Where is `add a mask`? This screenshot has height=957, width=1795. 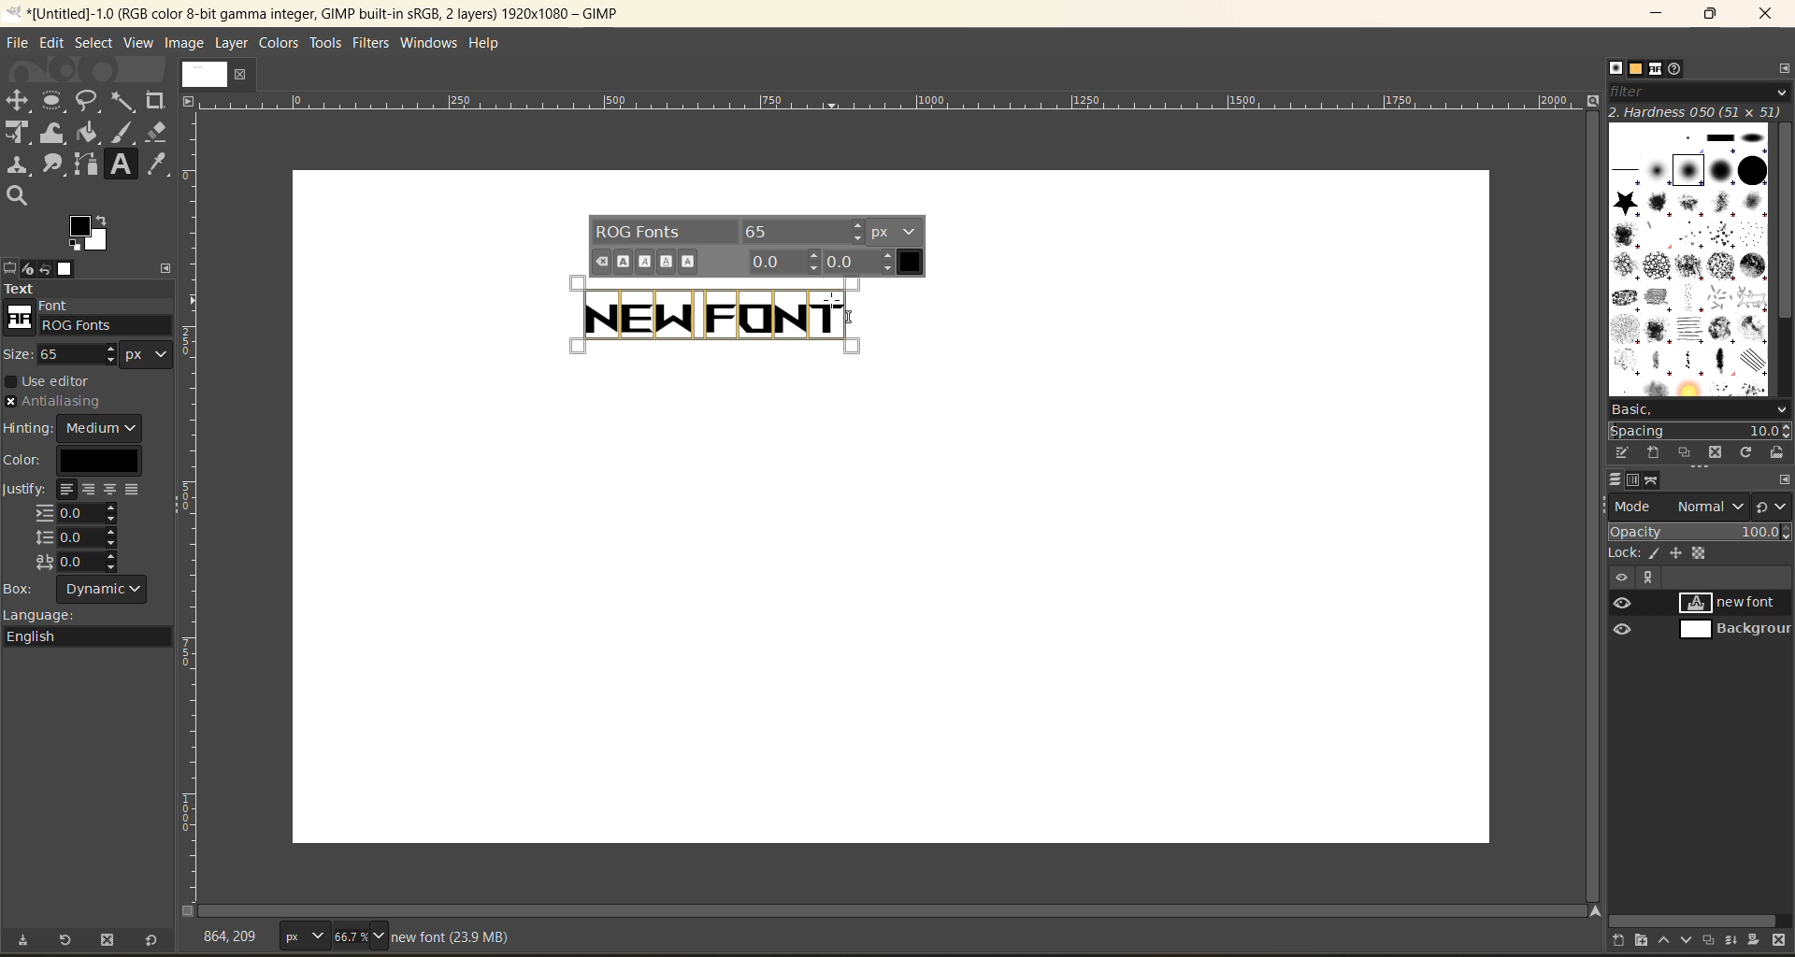
add a mask is located at coordinates (1756, 938).